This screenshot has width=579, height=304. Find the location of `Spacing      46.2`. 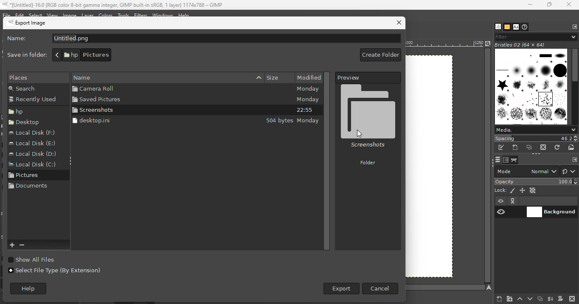

Spacing      46.2 is located at coordinates (536, 138).